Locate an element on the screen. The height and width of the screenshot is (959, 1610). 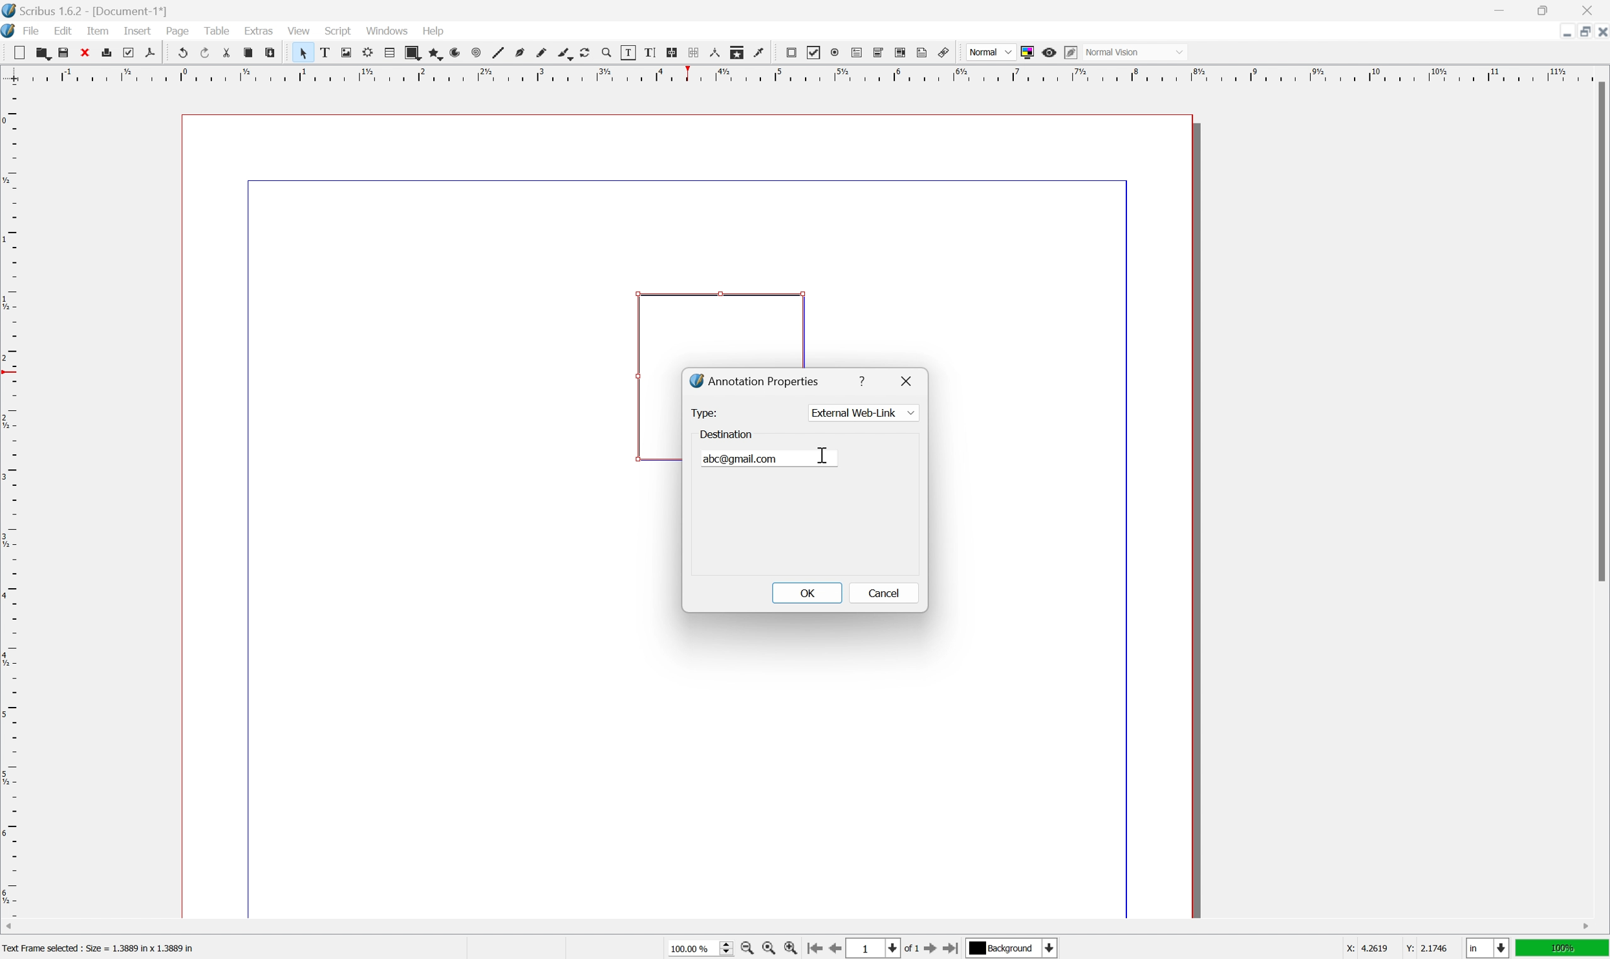
cut is located at coordinates (227, 52).